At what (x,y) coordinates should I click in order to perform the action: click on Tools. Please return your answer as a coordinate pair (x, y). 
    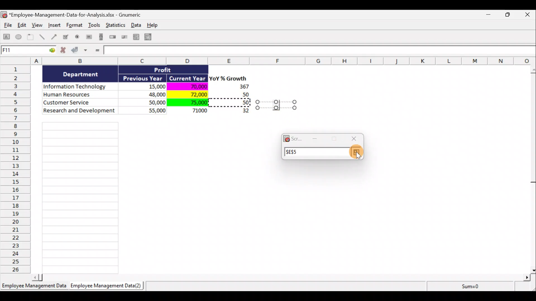
    Looking at the image, I should click on (95, 26).